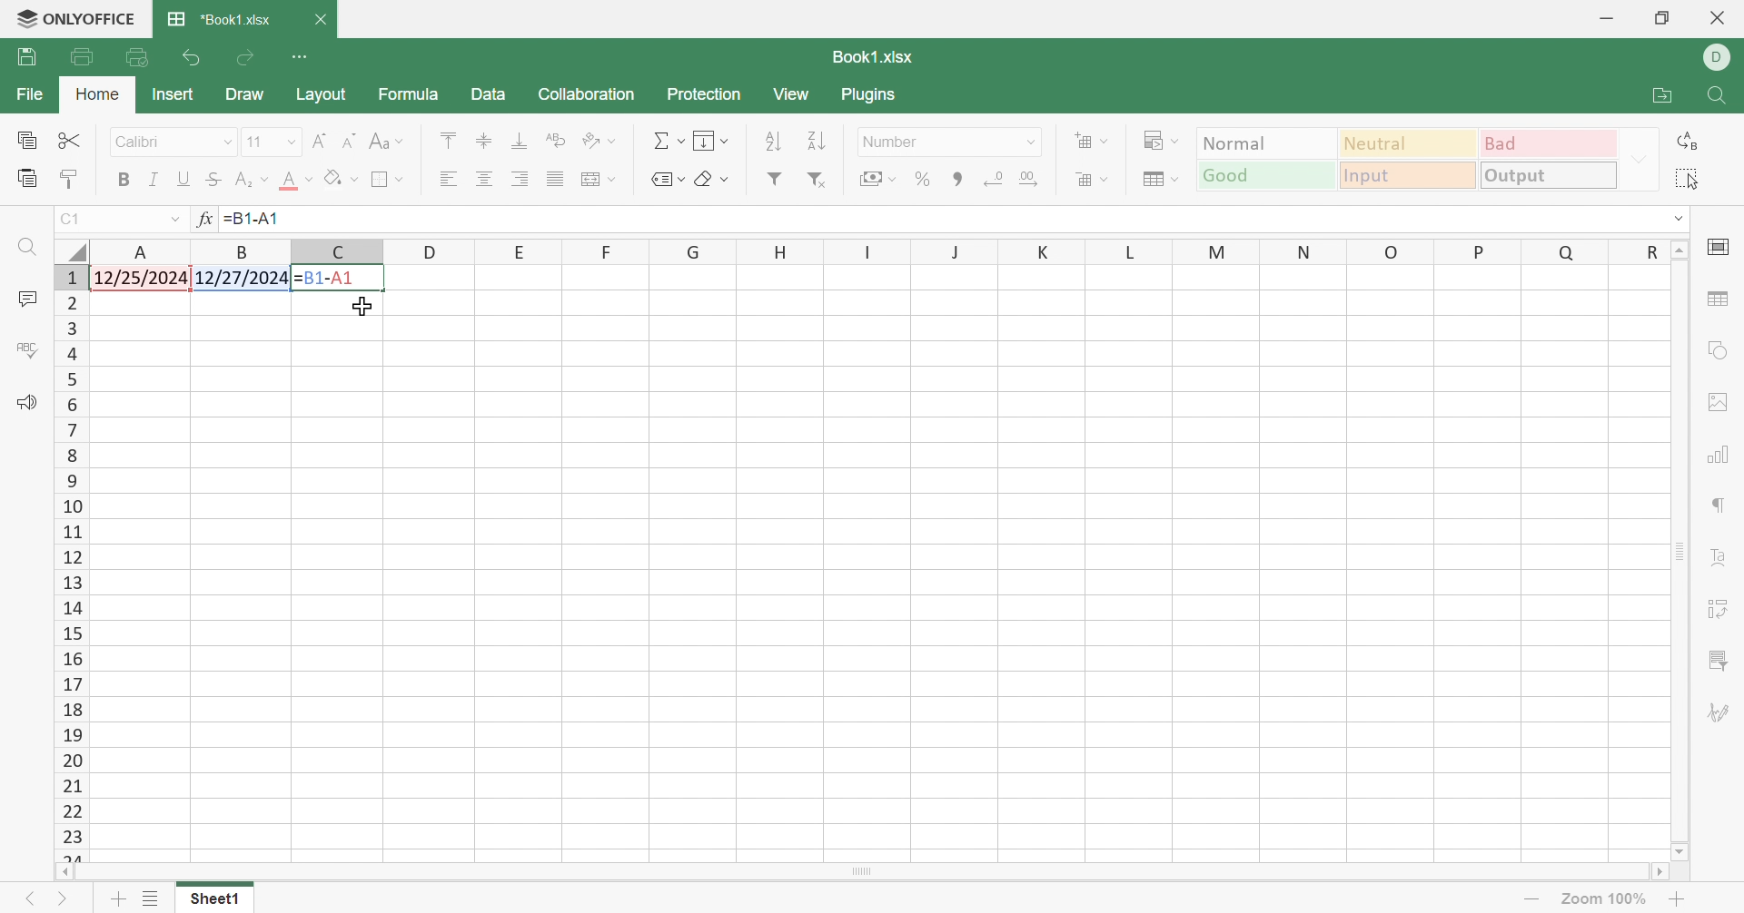 The height and width of the screenshot is (913, 1744). I want to click on Add sheet, so click(117, 899).